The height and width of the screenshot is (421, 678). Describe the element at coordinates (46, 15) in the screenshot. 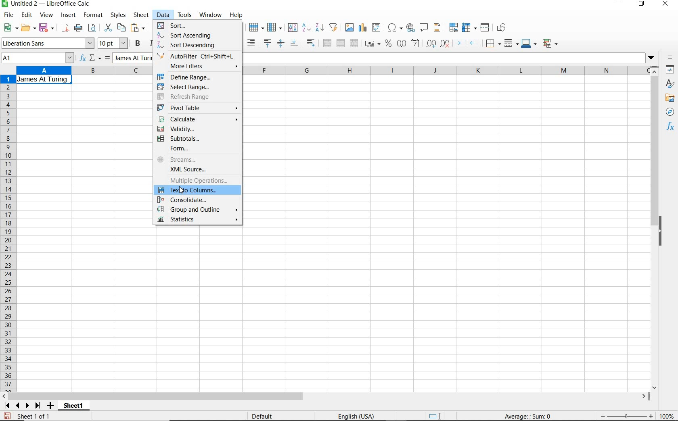

I see `view` at that location.